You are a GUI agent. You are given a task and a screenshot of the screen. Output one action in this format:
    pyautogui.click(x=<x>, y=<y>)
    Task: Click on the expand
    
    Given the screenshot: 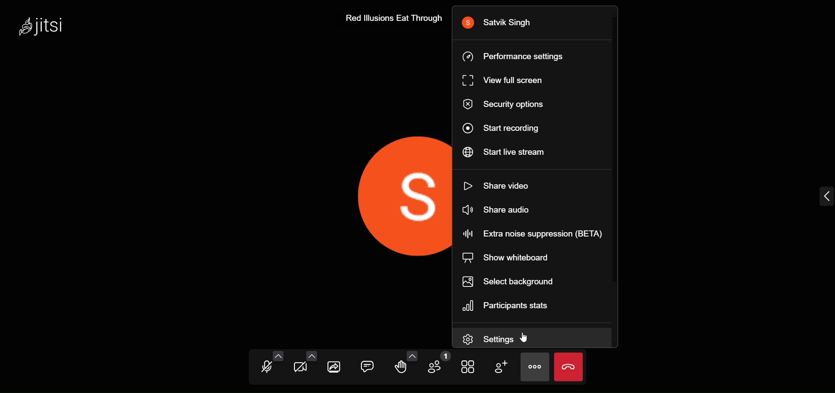 What is the action you would take?
    pyautogui.click(x=825, y=196)
    